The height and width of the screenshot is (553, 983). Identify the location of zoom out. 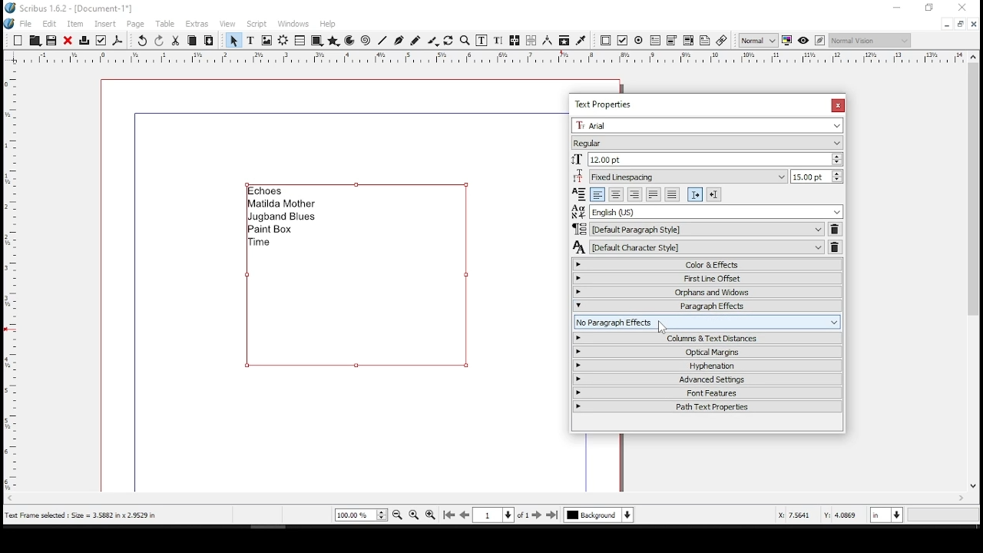
(397, 515).